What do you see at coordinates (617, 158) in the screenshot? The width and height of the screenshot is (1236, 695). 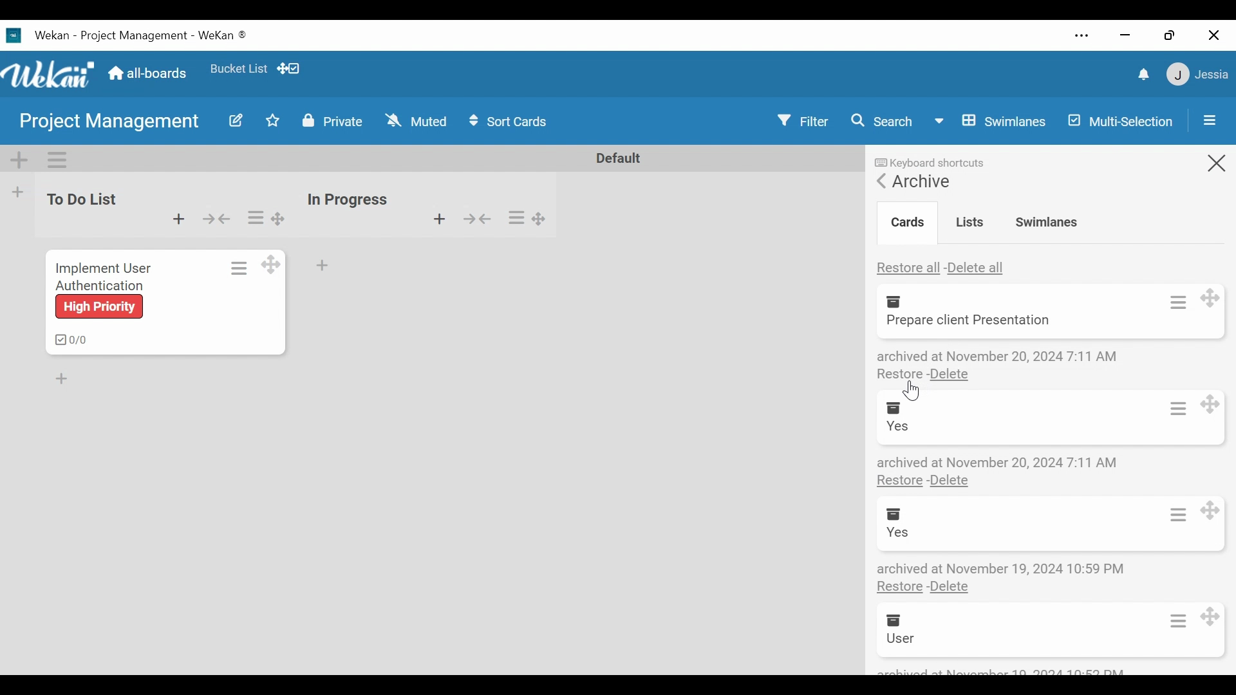 I see `Default Name` at bounding box center [617, 158].